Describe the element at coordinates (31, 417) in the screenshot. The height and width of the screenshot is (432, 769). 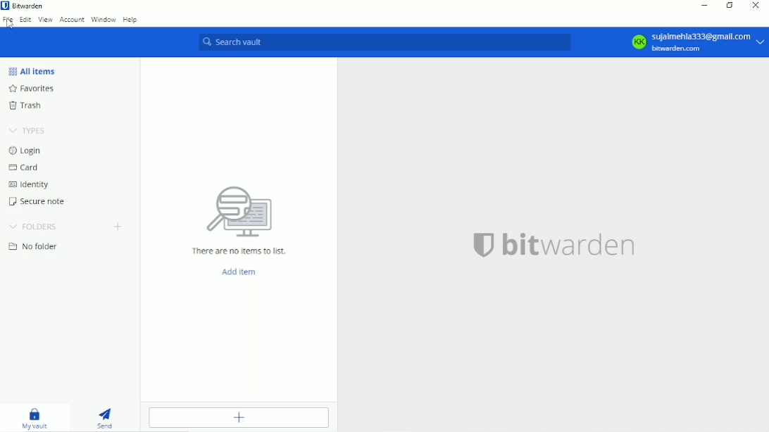
I see `My vault` at that location.